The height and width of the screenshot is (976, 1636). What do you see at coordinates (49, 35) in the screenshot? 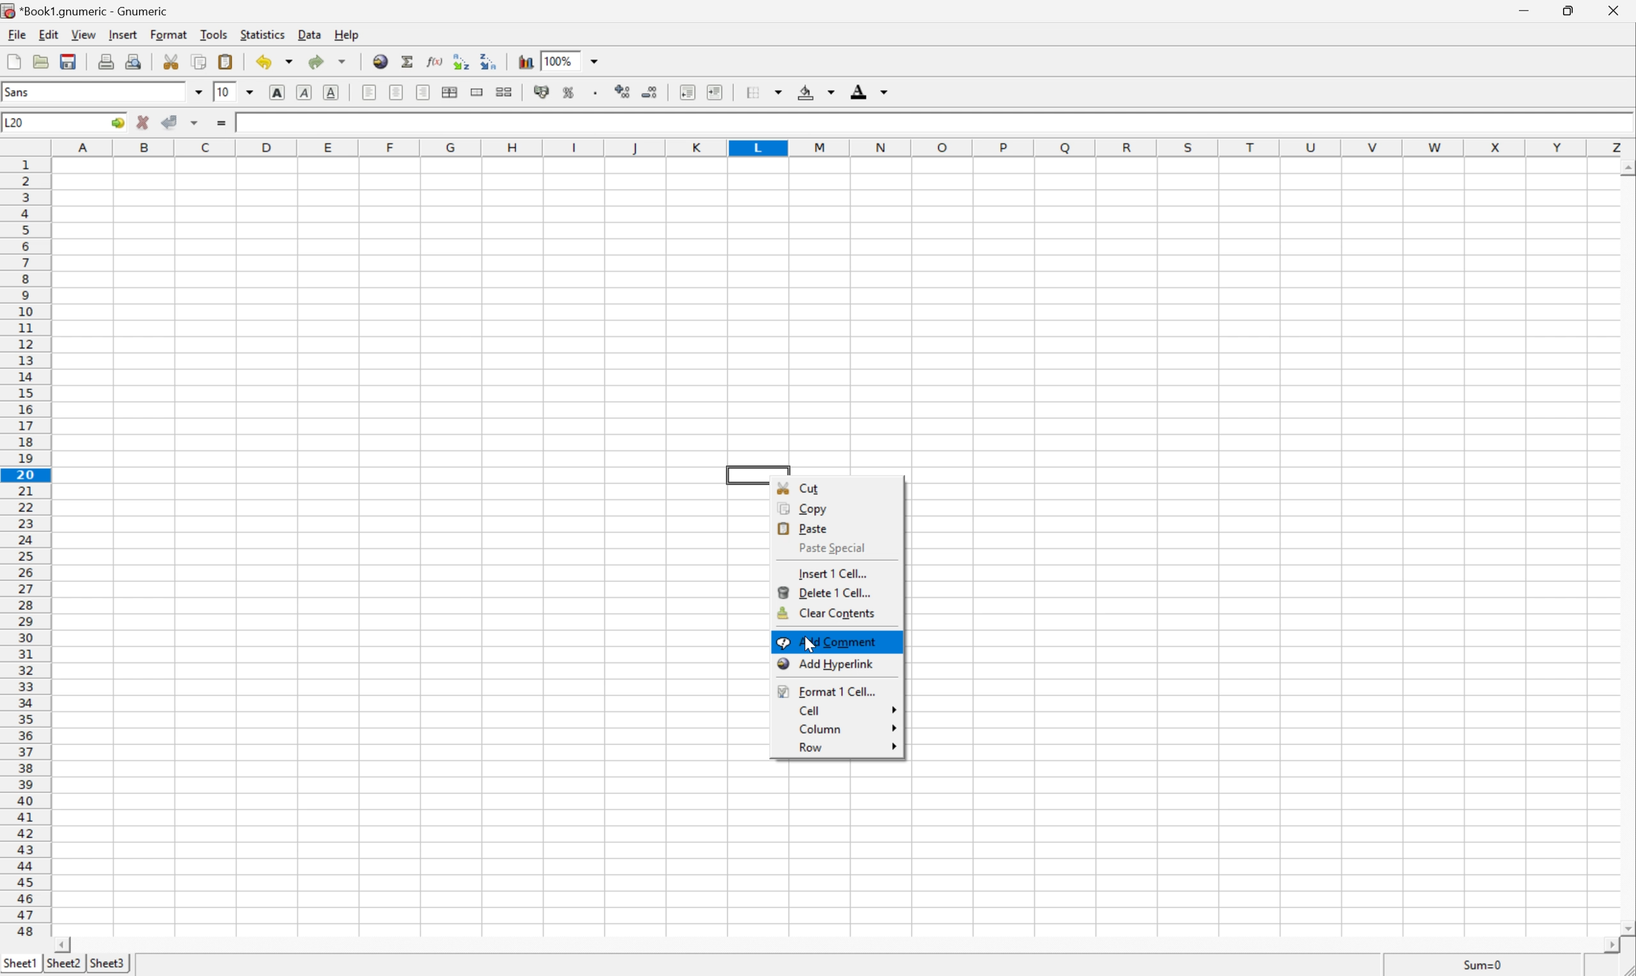
I see `Edit` at bounding box center [49, 35].